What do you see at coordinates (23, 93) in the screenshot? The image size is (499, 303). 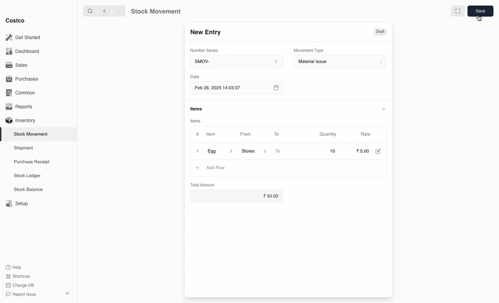 I see `Common` at bounding box center [23, 93].